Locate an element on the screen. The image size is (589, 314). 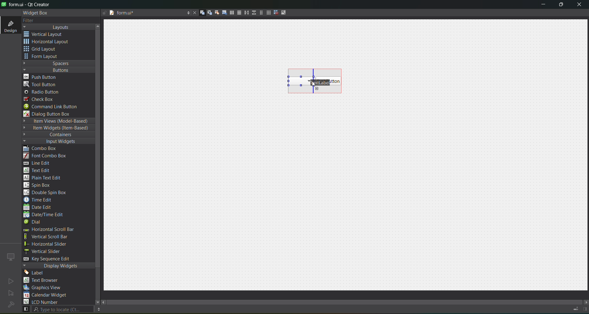
horizontal slider is located at coordinates (52, 244).